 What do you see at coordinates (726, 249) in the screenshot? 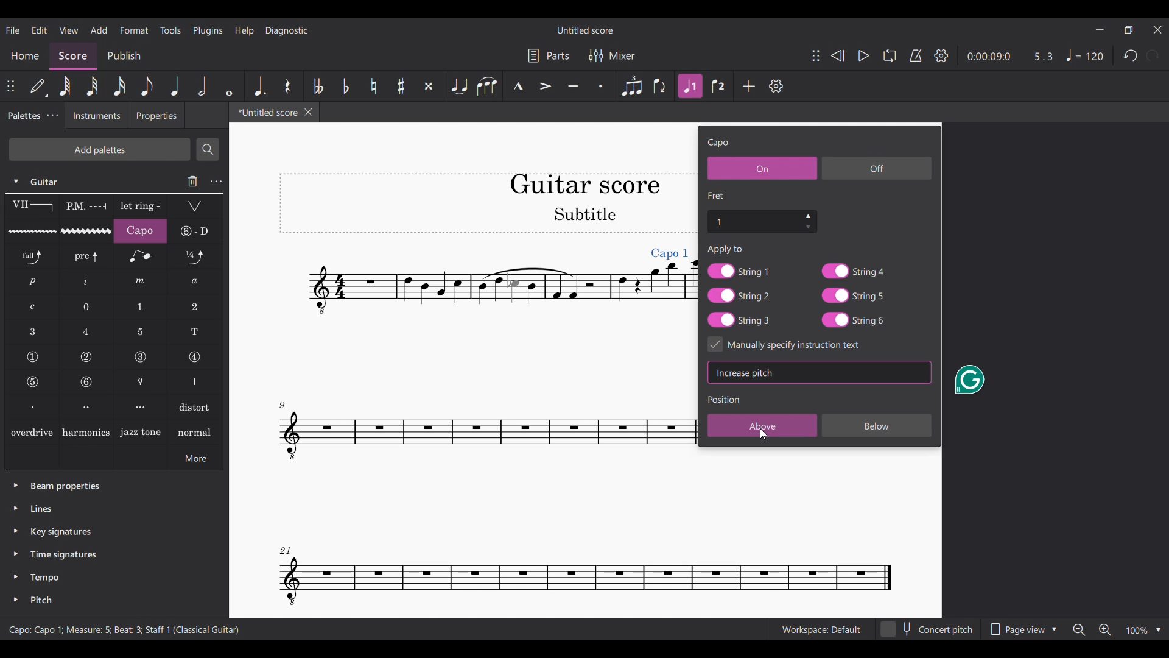
I see `Text` at bounding box center [726, 249].